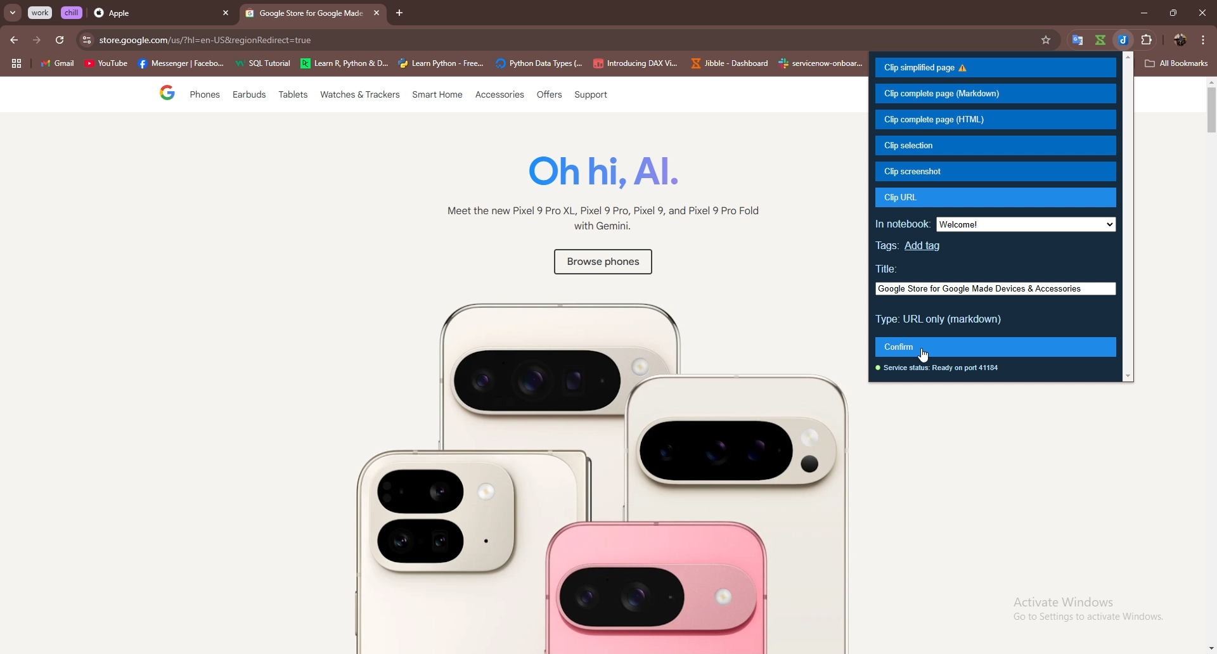 The width and height of the screenshot is (1217, 654). Describe the element at coordinates (86, 40) in the screenshot. I see `site settings` at that location.